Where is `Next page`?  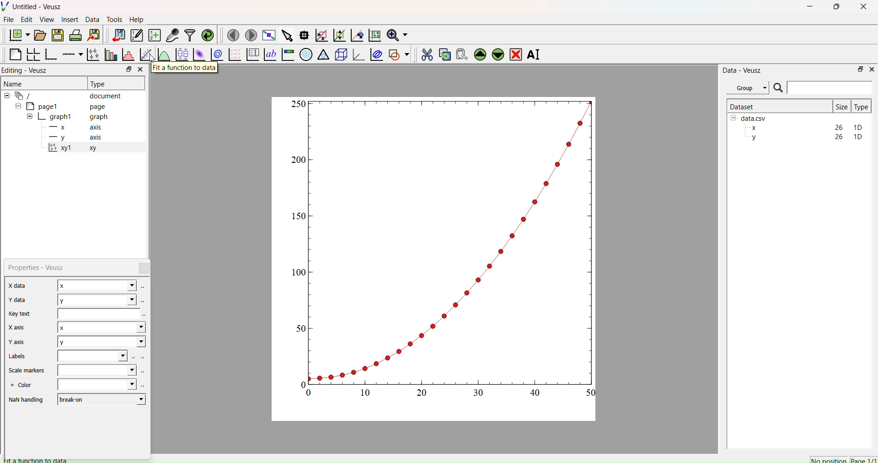 Next page is located at coordinates (248, 35).